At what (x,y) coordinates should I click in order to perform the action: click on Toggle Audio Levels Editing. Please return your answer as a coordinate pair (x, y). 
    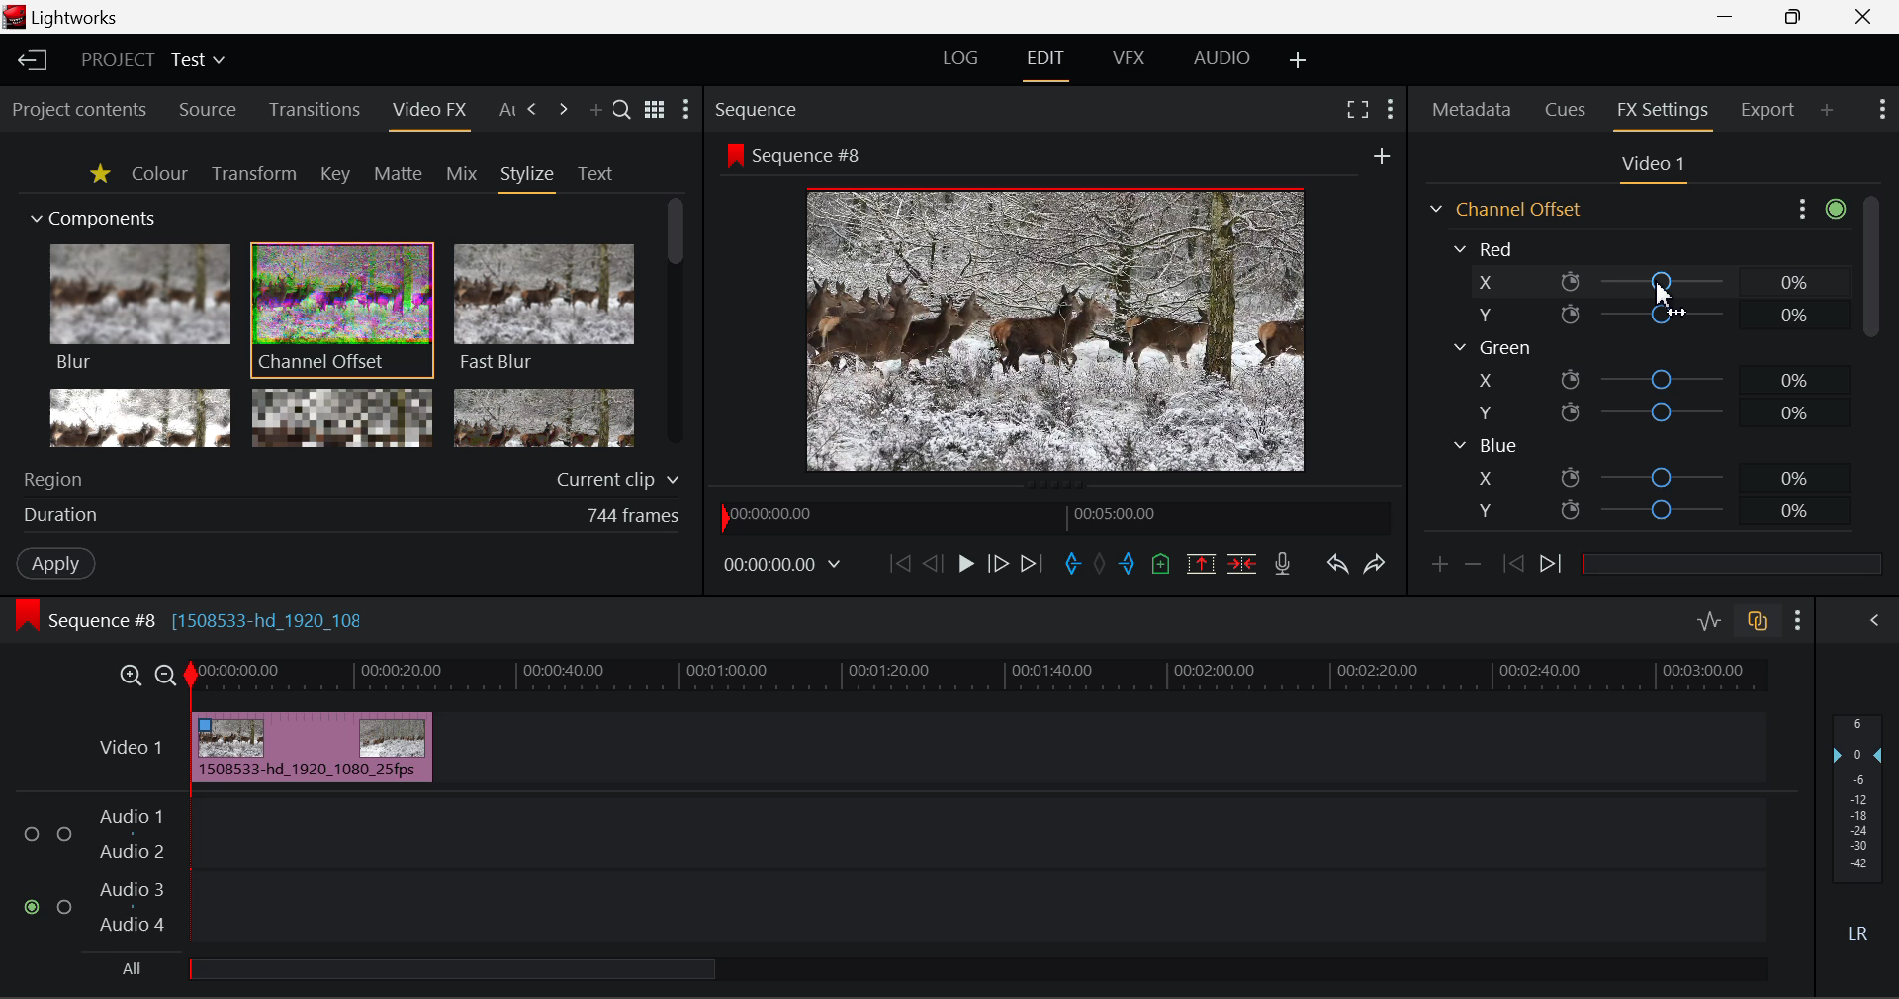
    Looking at the image, I should click on (1711, 622).